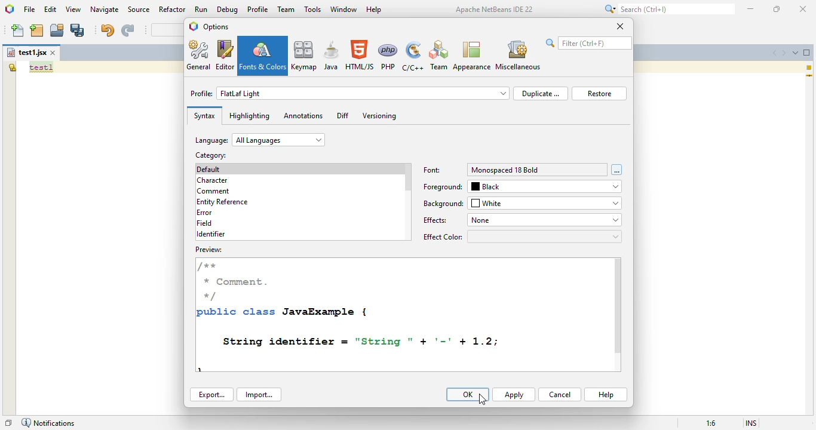 Image resolution: width=816 pixels, height=430 pixels. I want to click on HTML/JS, so click(360, 55).